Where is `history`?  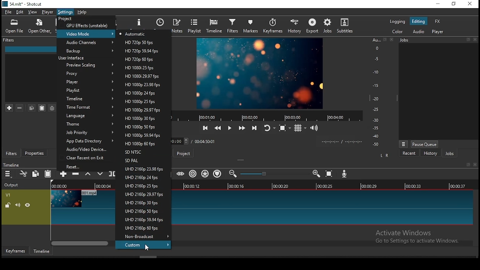
history is located at coordinates (293, 27).